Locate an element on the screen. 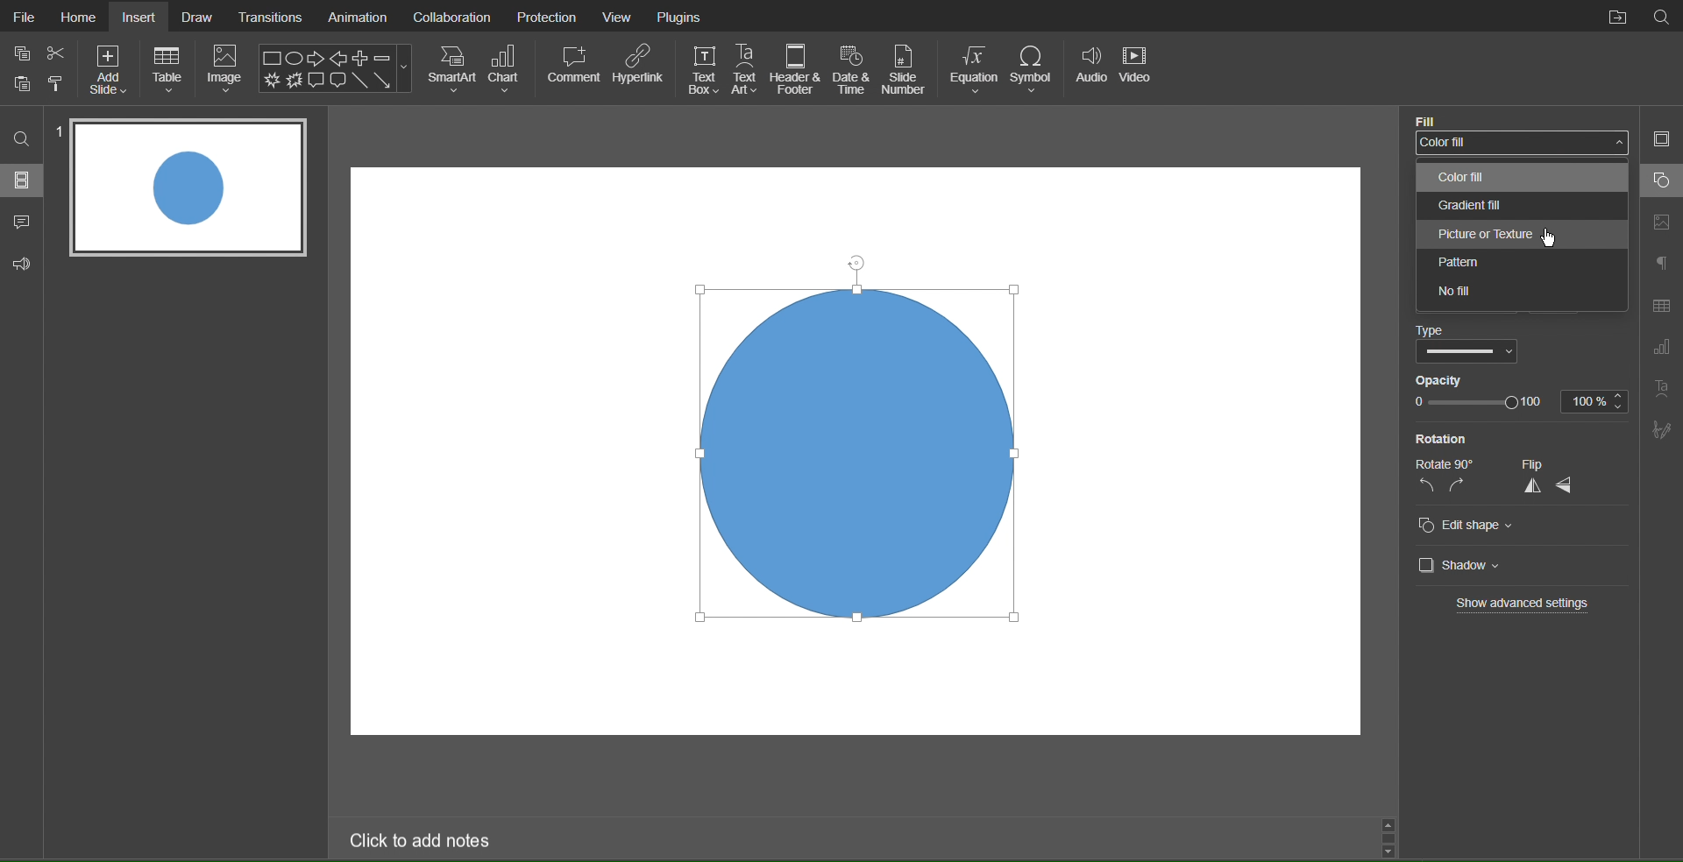 This screenshot has height=862, width=1683.  is located at coordinates (1469, 353).